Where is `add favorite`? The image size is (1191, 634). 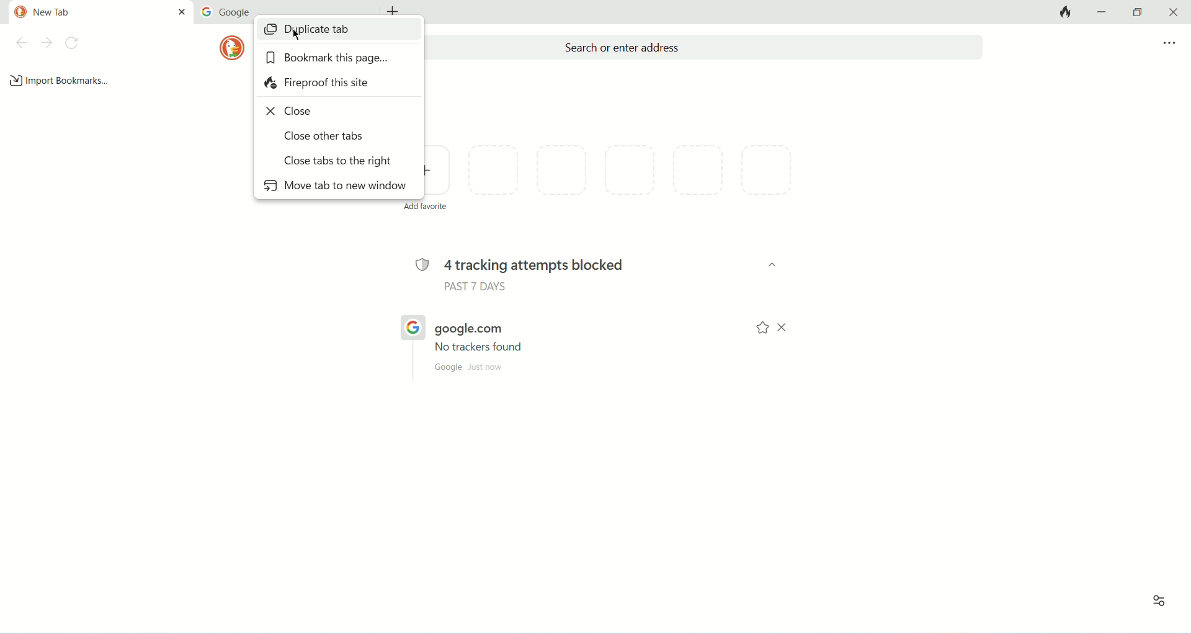 add favorite is located at coordinates (438, 174).